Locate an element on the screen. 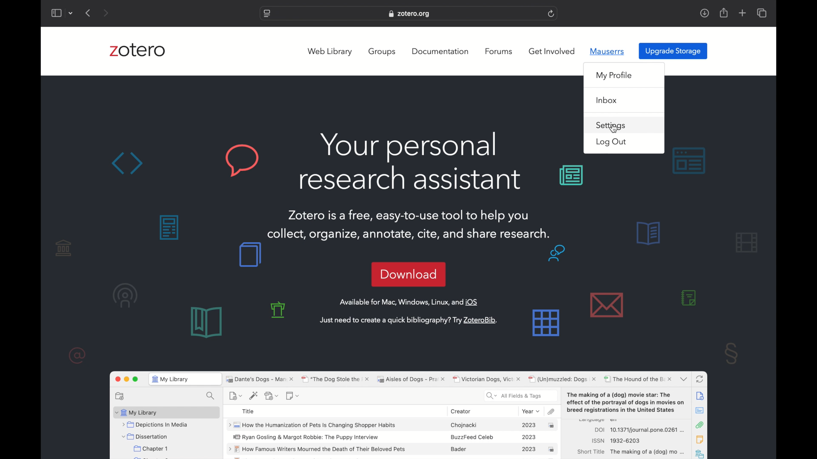 The height and width of the screenshot is (459, 817). background graphics is located at coordinates (572, 176).